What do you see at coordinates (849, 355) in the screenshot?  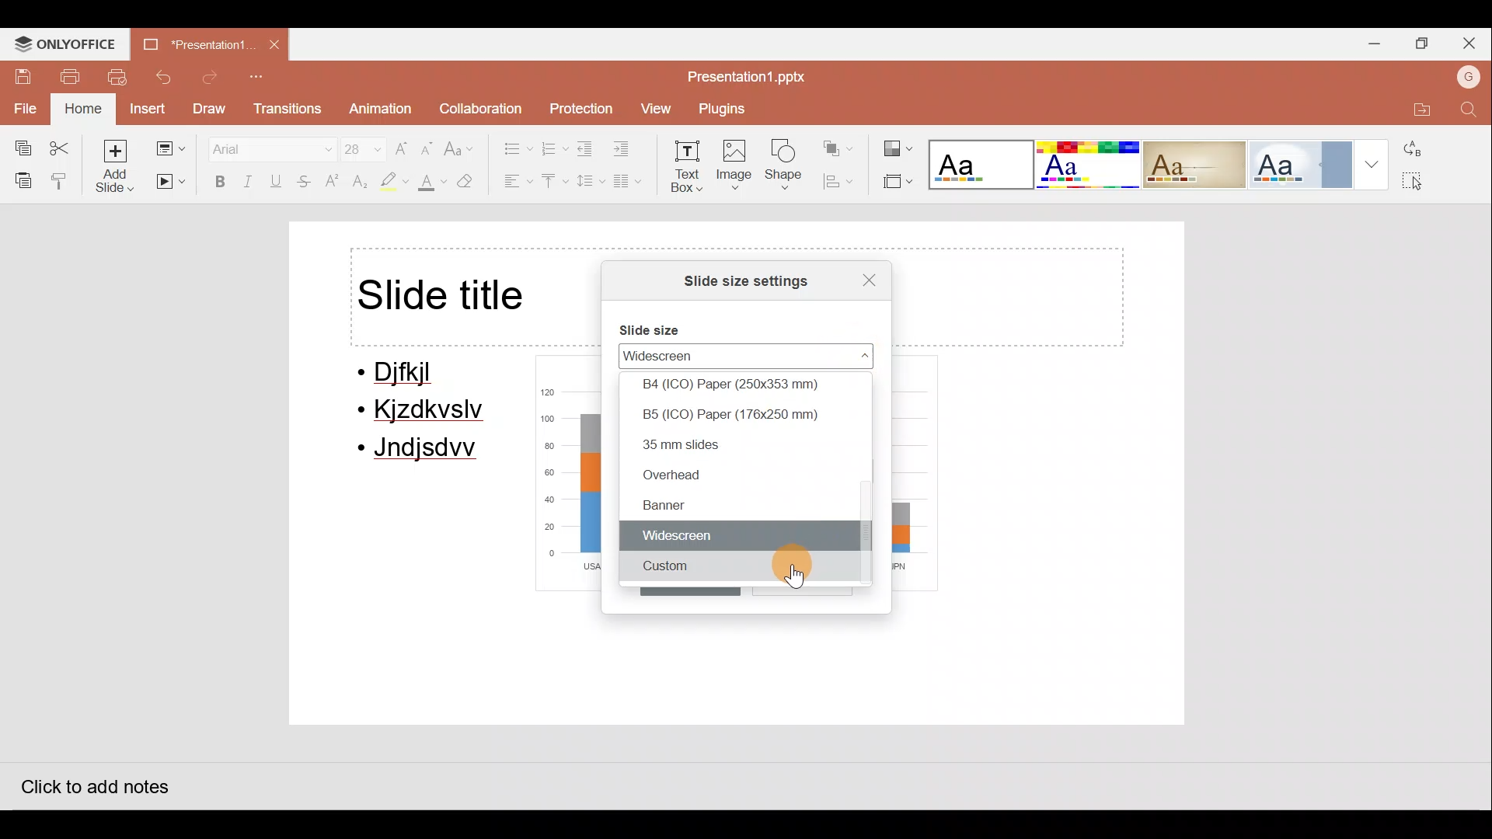 I see `Slide size drop down` at bounding box center [849, 355].